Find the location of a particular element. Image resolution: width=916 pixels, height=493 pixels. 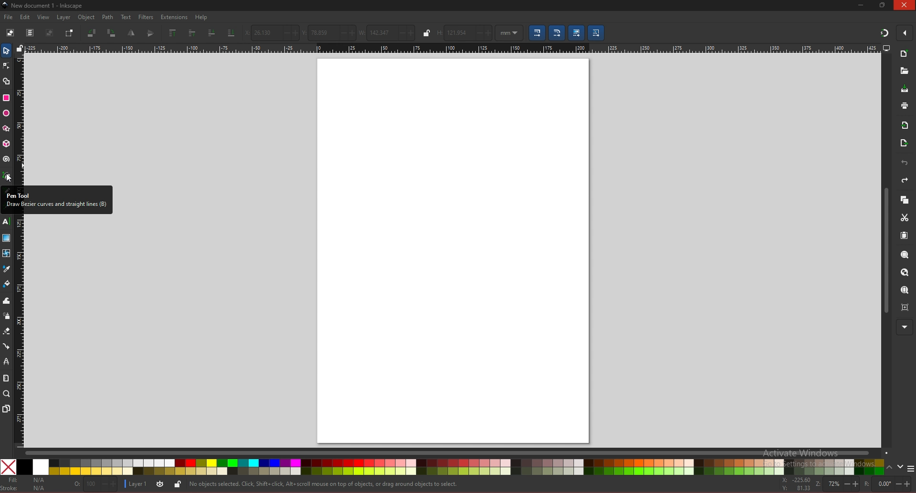

minimize is located at coordinates (861, 5).